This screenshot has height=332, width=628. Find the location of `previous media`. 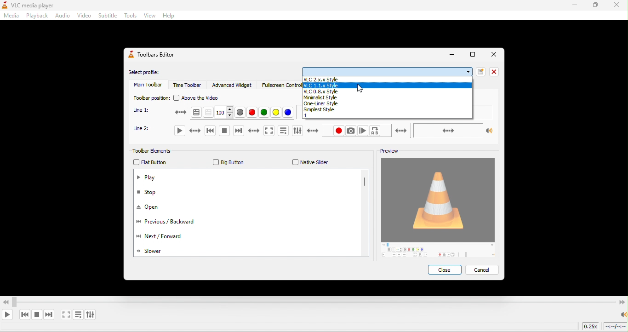

previous media is located at coordinates (24, 315).